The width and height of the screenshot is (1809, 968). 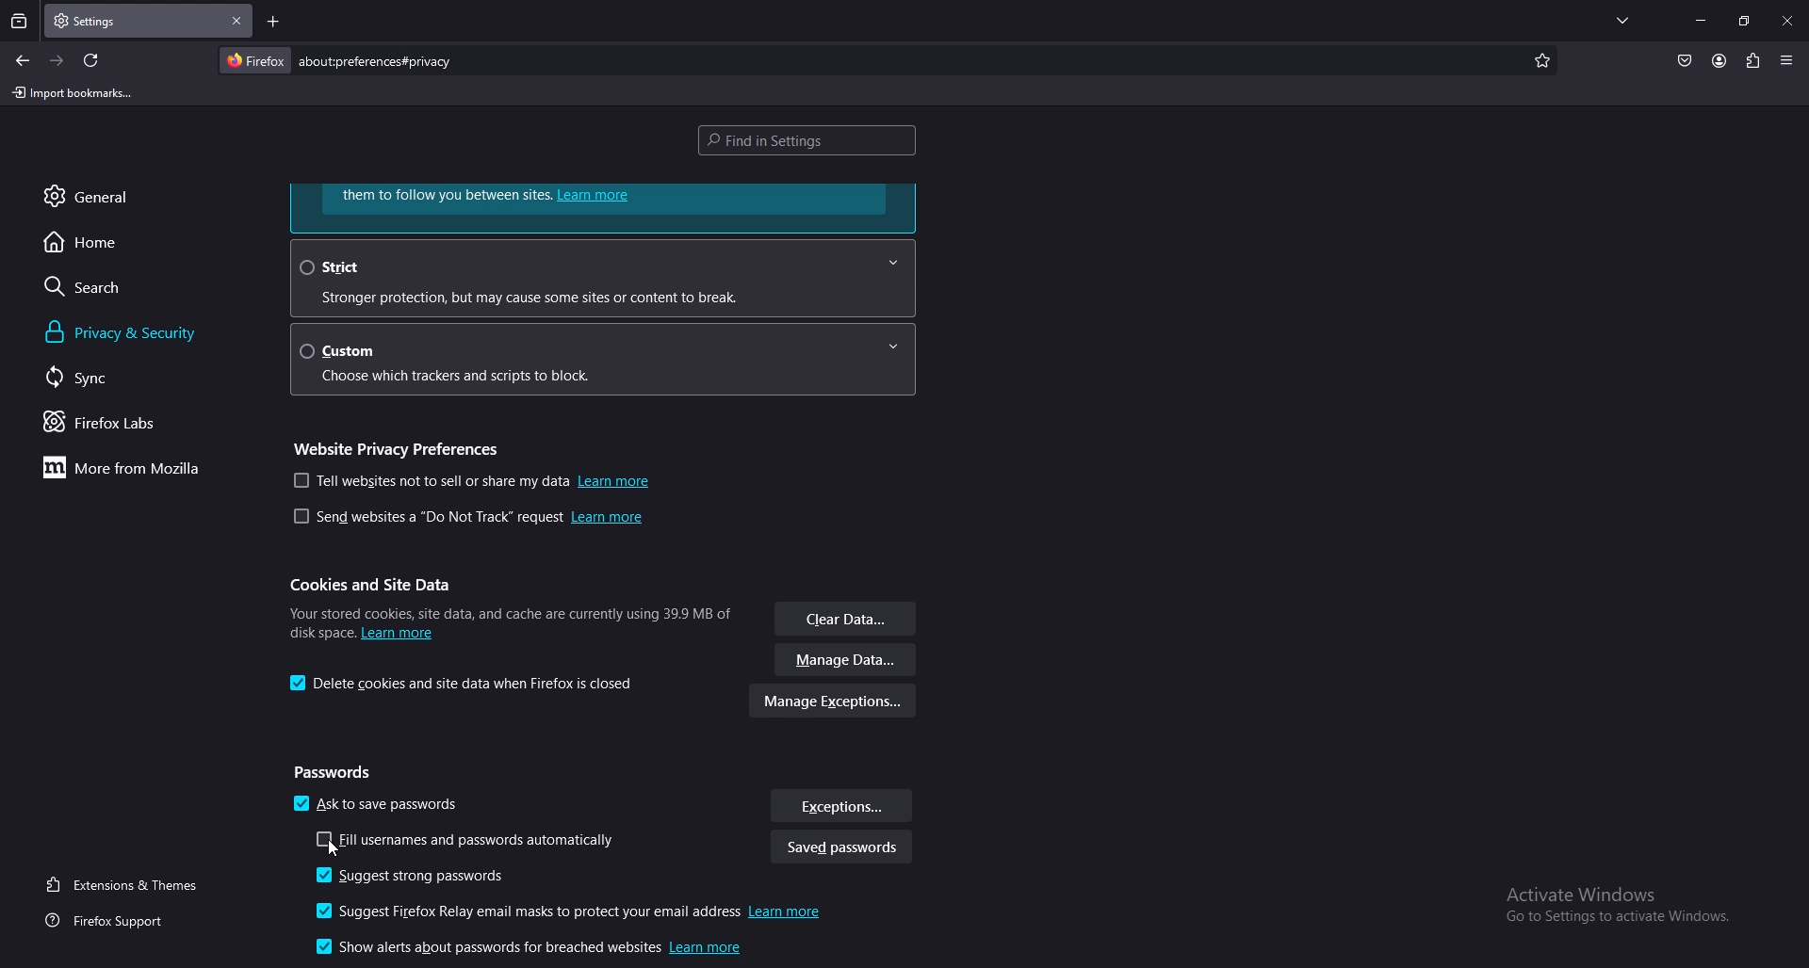 I want to click on more from mozilla, so click(x=132, y=470).